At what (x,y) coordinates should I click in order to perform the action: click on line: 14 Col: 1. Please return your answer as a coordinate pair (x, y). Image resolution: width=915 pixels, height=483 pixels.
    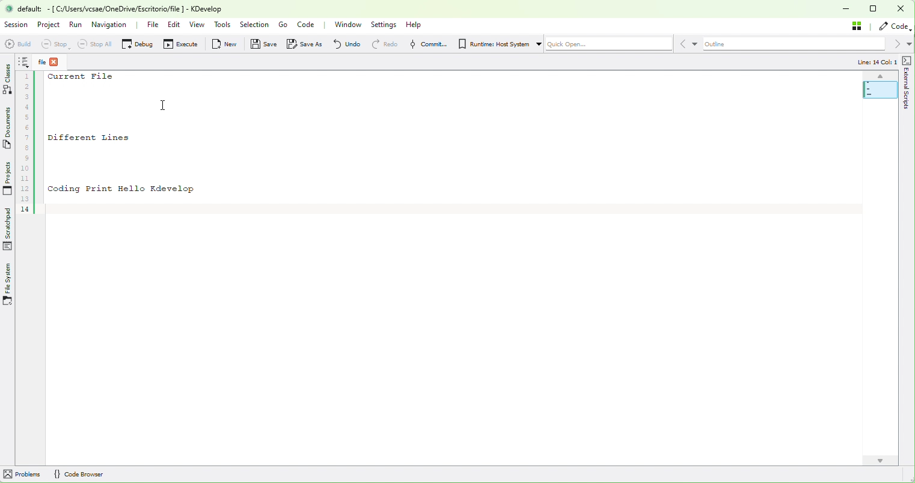
    Looking at the image, I should click on (875, 61).